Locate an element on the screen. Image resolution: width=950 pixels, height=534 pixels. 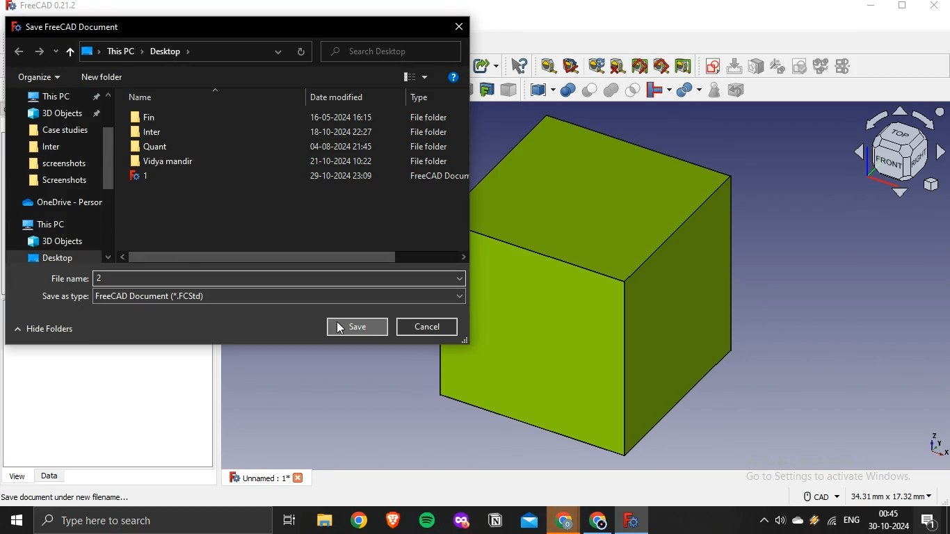
desktop is located at coordinates (52, 258).